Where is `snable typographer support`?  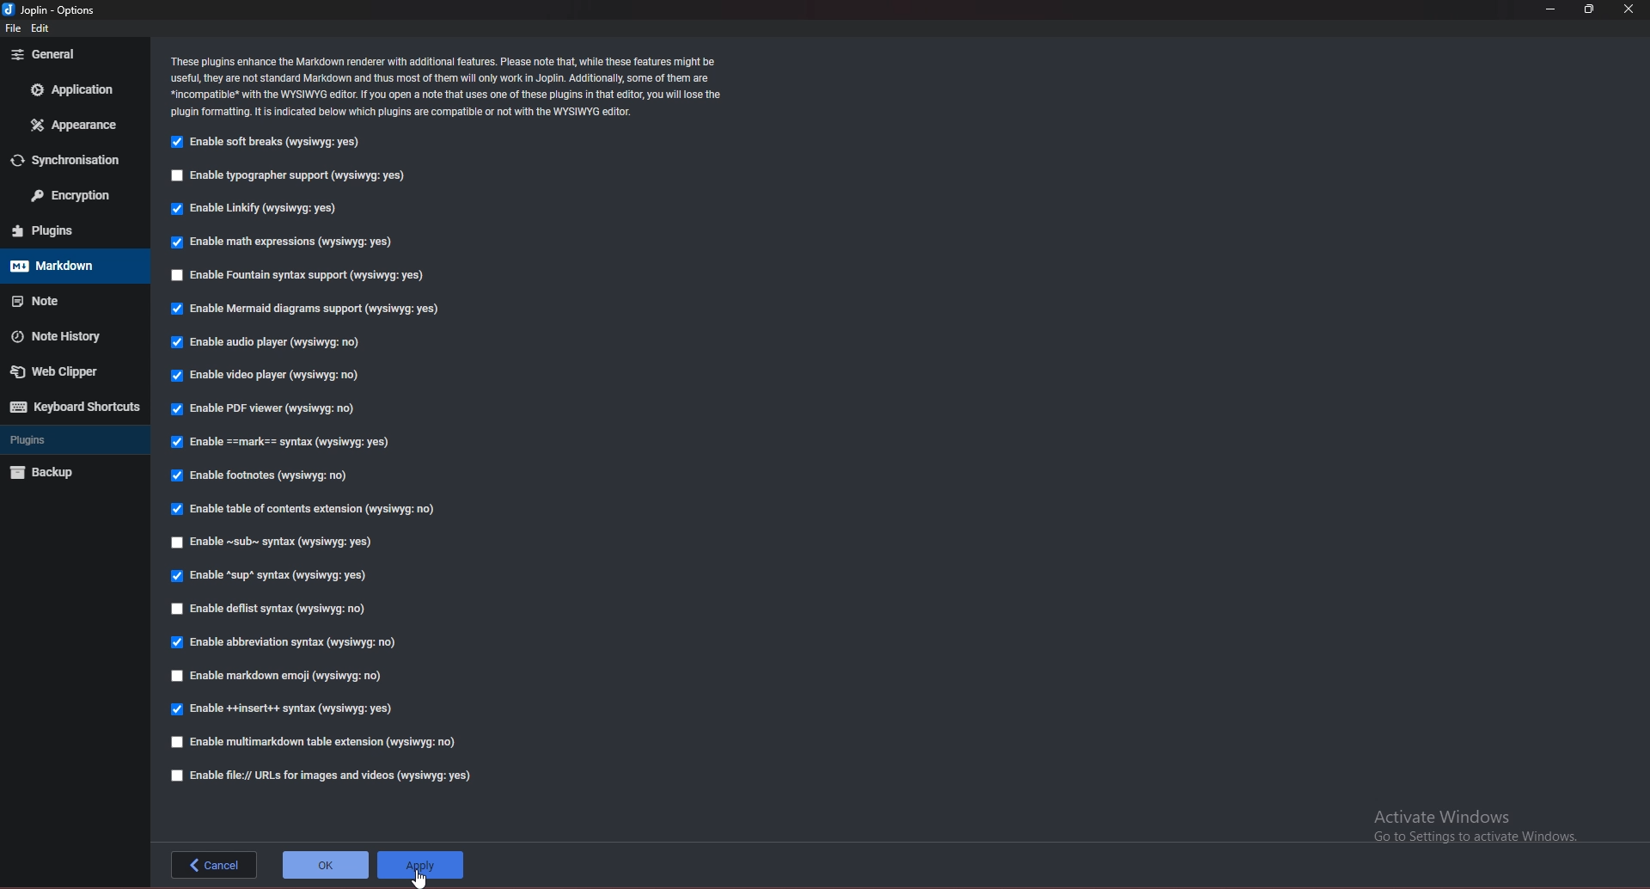 snable typographer support is located at coordinates (294, 176).